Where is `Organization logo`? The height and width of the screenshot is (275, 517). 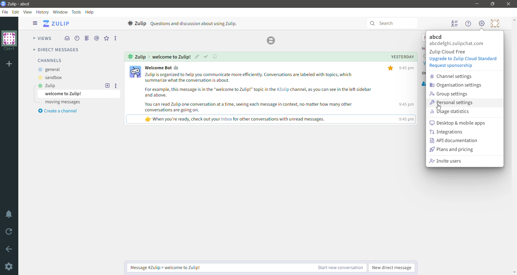
Organization logo is located at coordinates (9, 41).